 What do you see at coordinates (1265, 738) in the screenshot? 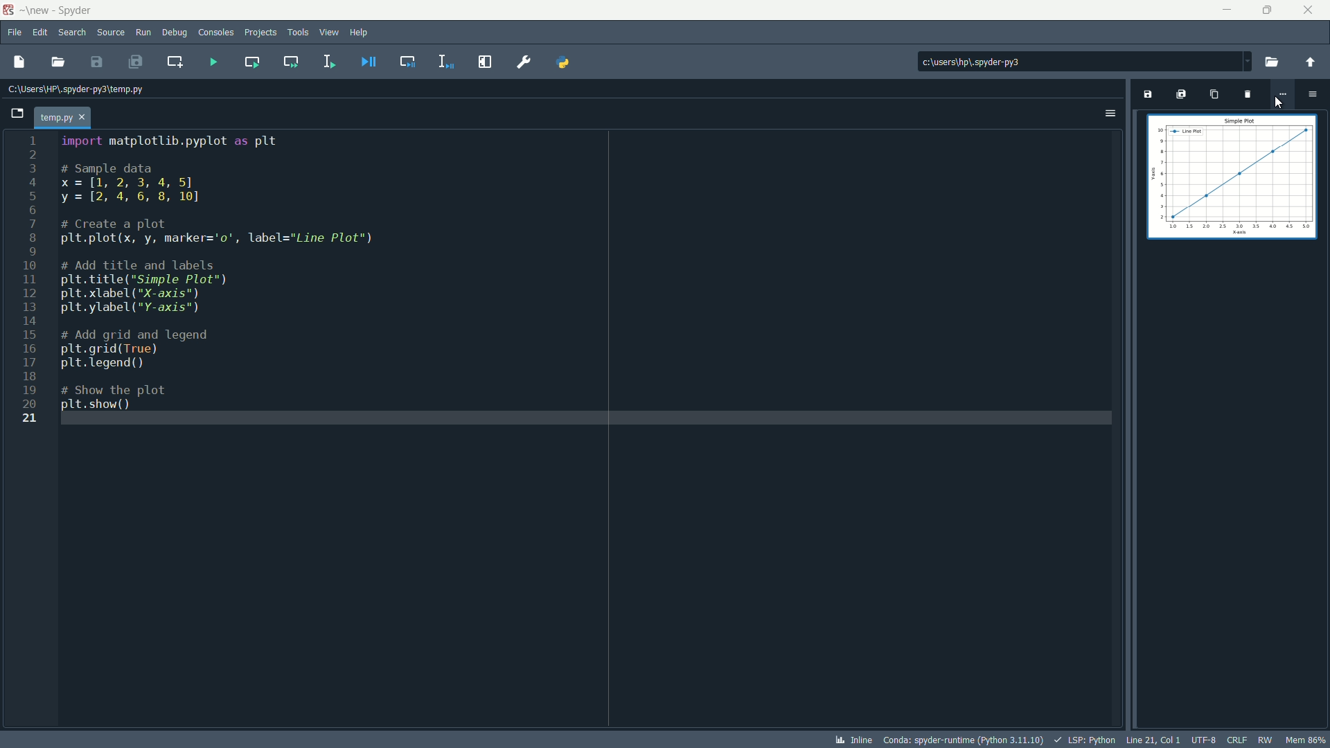
I see `rw` at bounding box center [1265, 738].